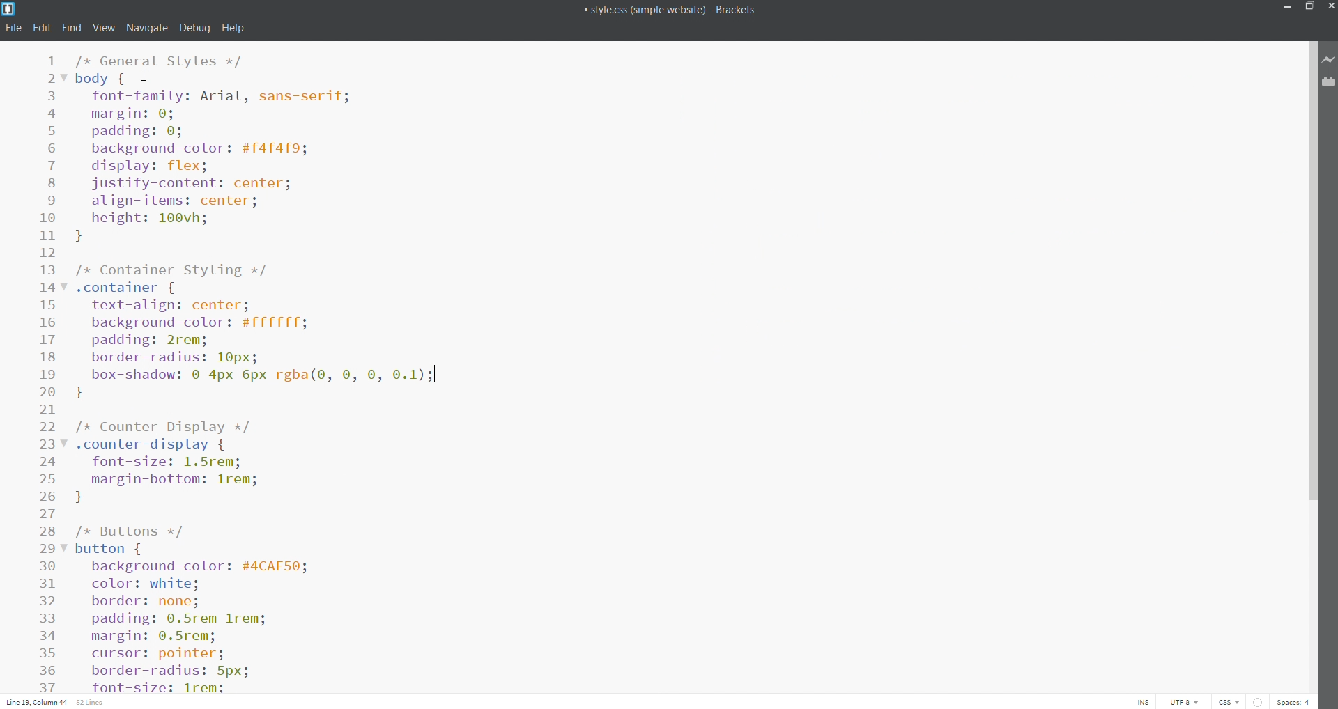 Image resolution: width=1338 pixels, height=709 pixels. What do you see at coordinates (1308, 8) in the screenshot?
I see `maximize/restore` at bounding box center [1308, 8].